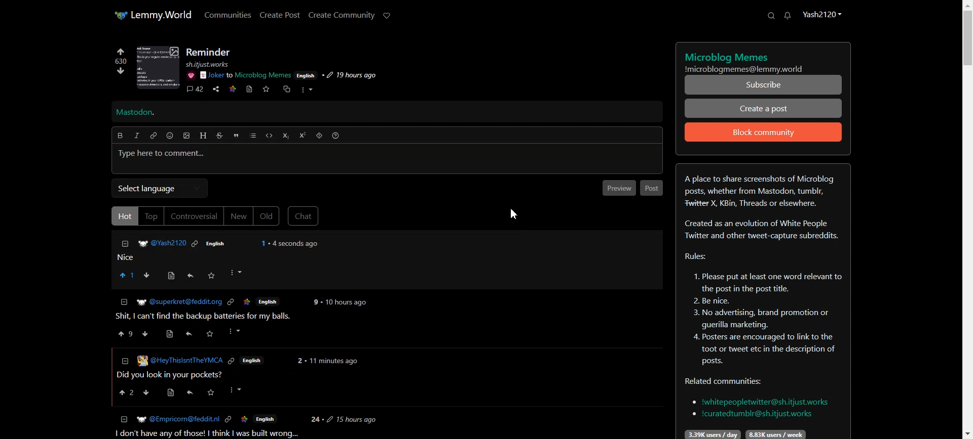  What do you see at coordinates (194, 216) in the screenshot?
I see `Controversial` at bounding box center [194, 216].